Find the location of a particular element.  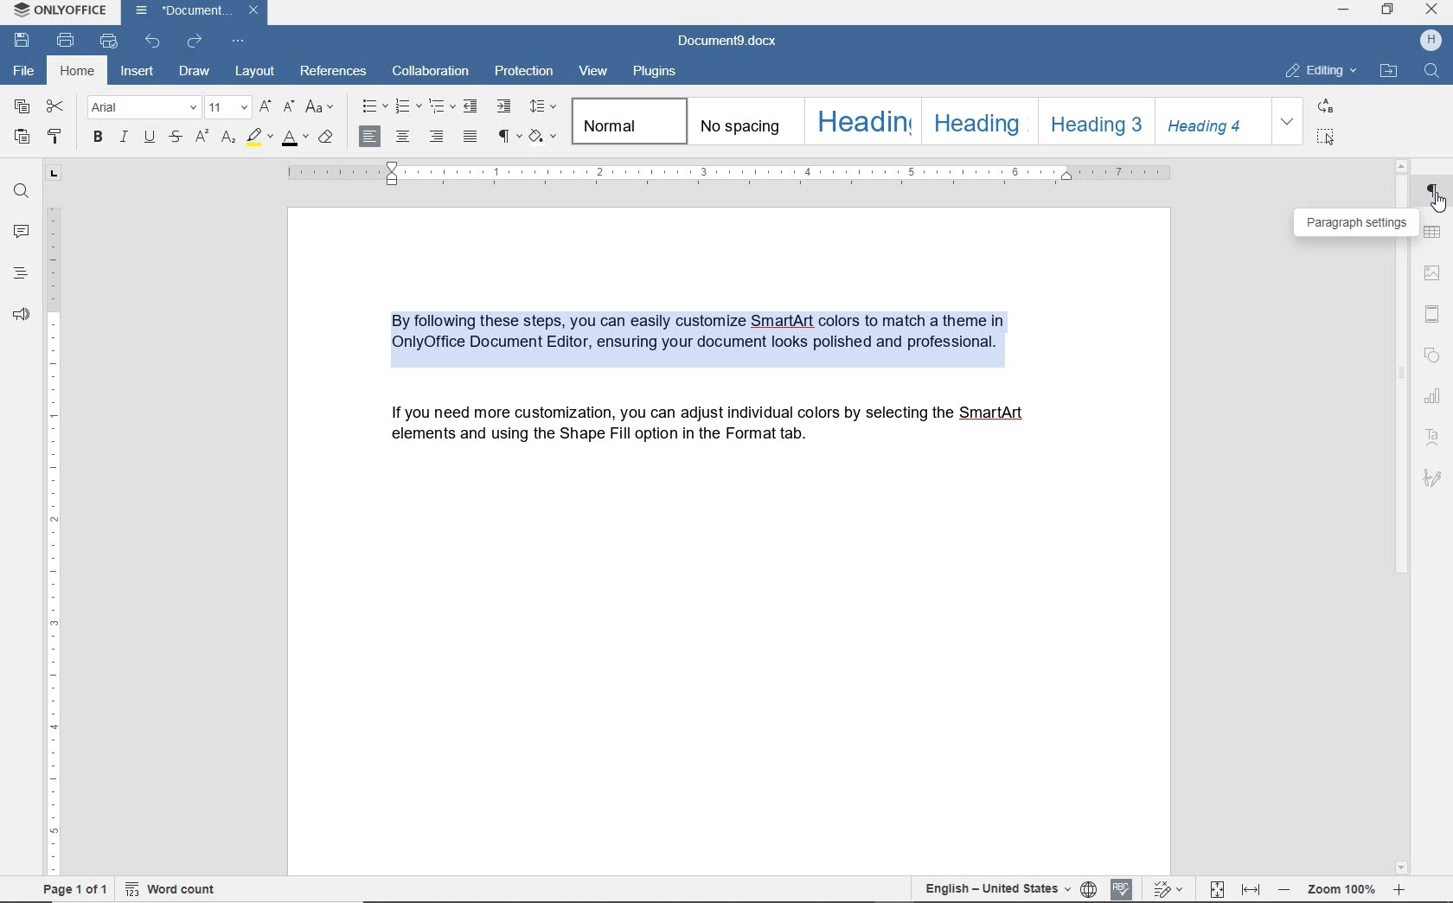

comments is located at coordinates (21, 234).